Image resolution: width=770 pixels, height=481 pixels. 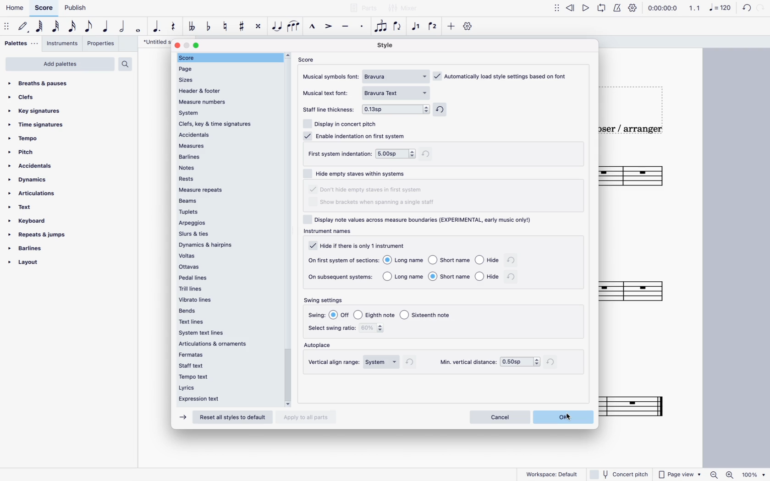 I want to click on , so click(x=621, y=474).